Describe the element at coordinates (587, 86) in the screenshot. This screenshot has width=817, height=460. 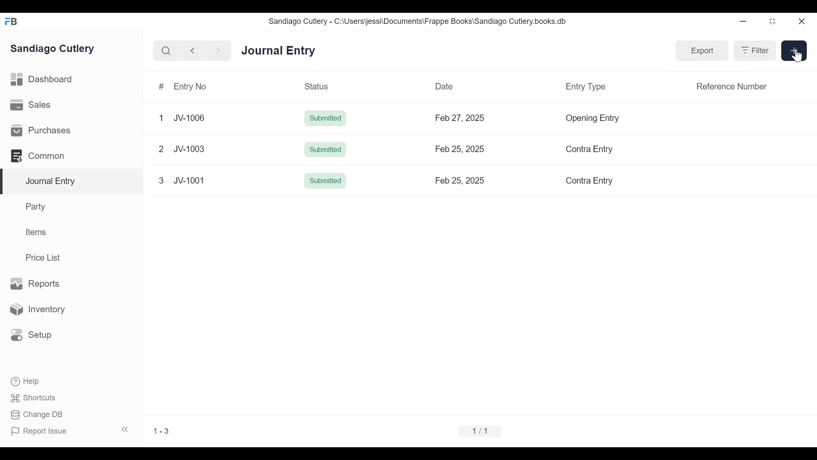
I see `Entry Type` at that location.